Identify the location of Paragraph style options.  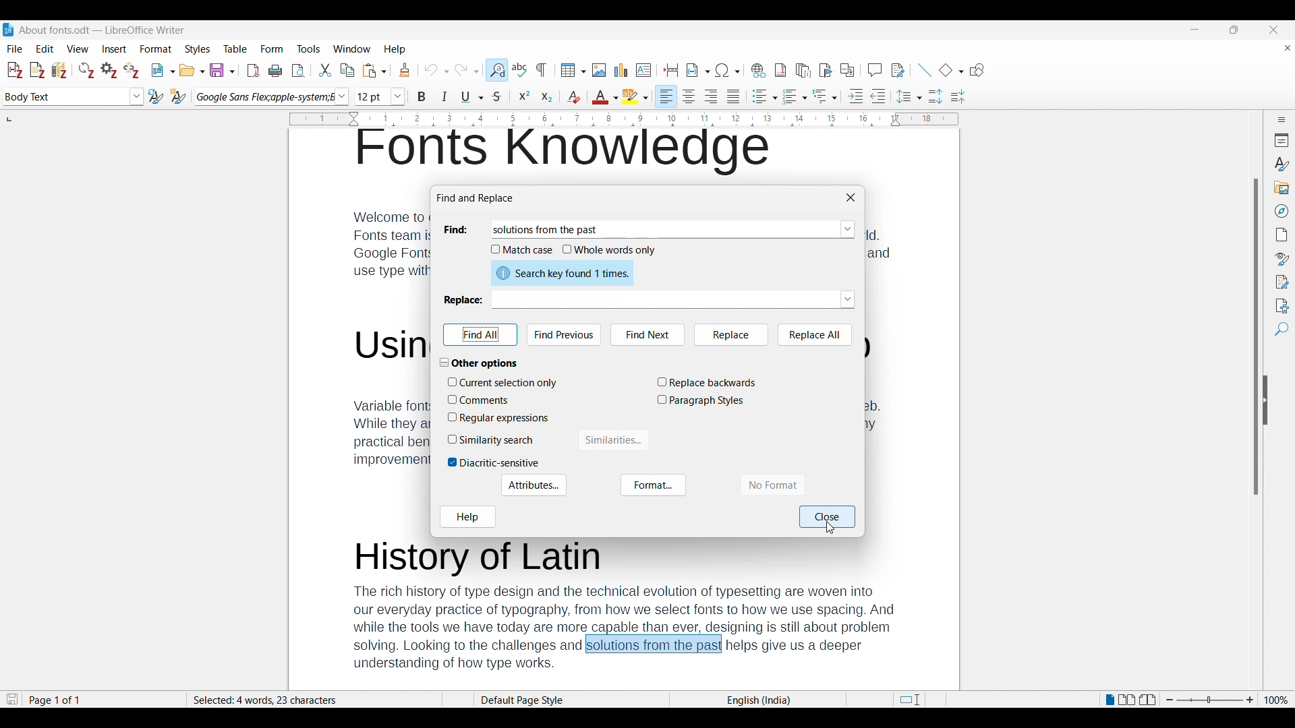
(136, 96).